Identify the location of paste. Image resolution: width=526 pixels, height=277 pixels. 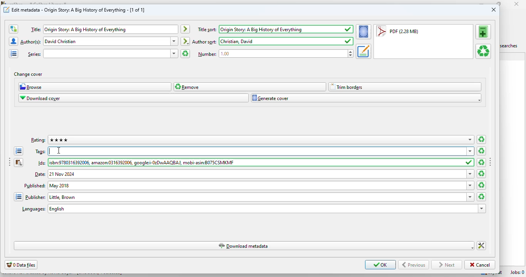
(18, 162).